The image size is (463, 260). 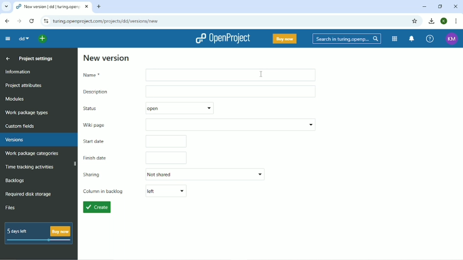 What do you see at coordinates (106, 21) in the screenshot?
I see `Site` at bounding box center [106, 21].